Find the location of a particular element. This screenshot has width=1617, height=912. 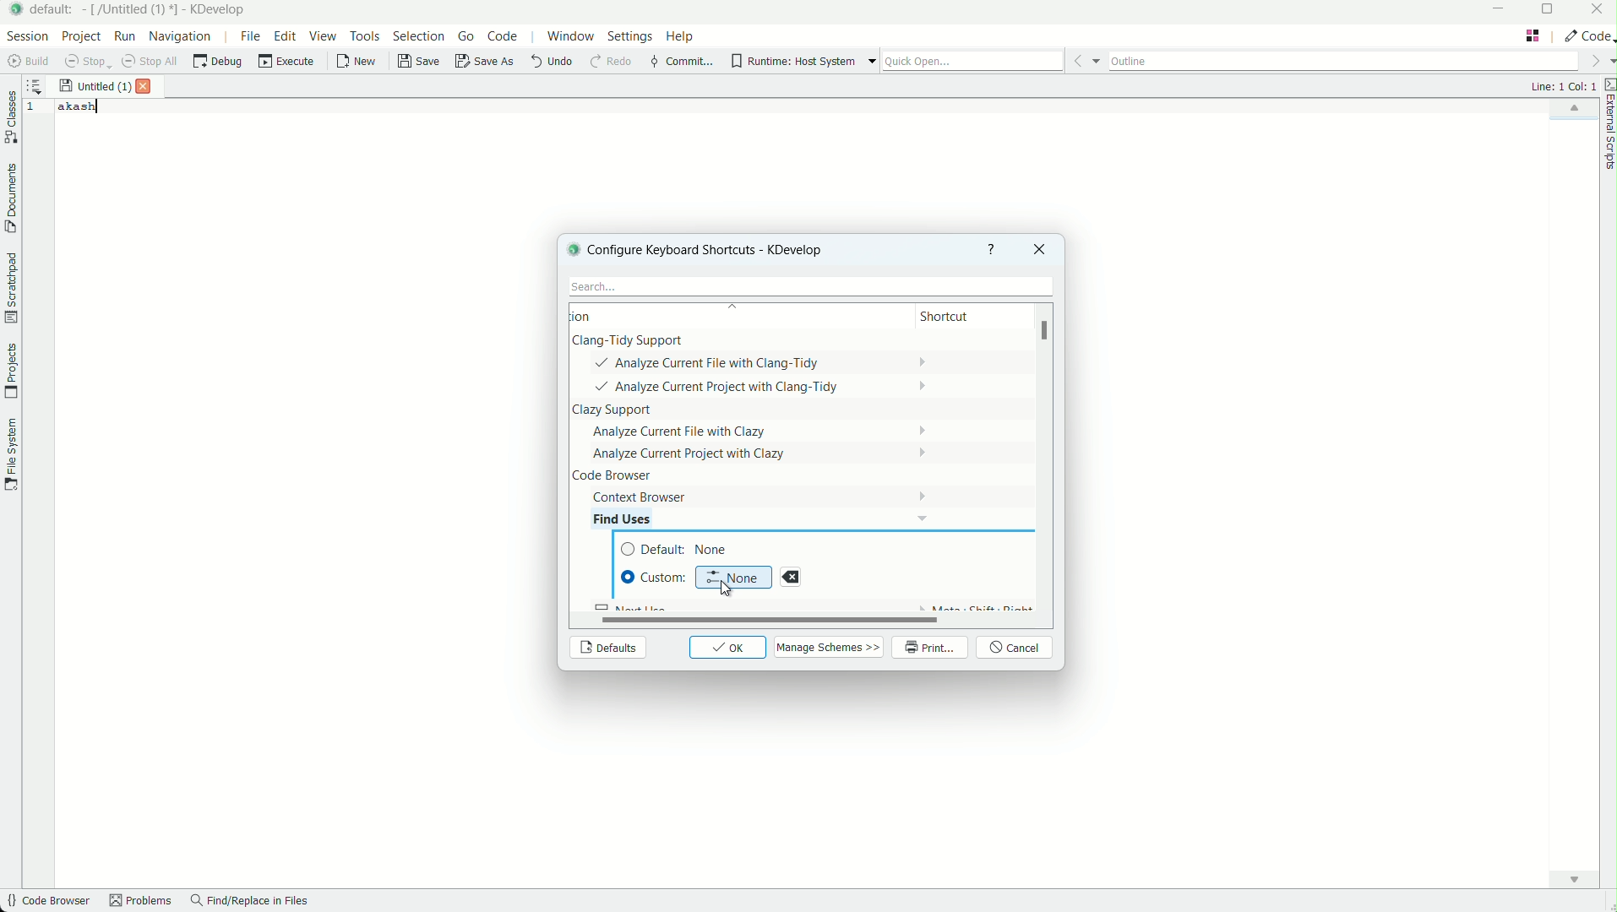

akash is located at coordinates (79, 106).